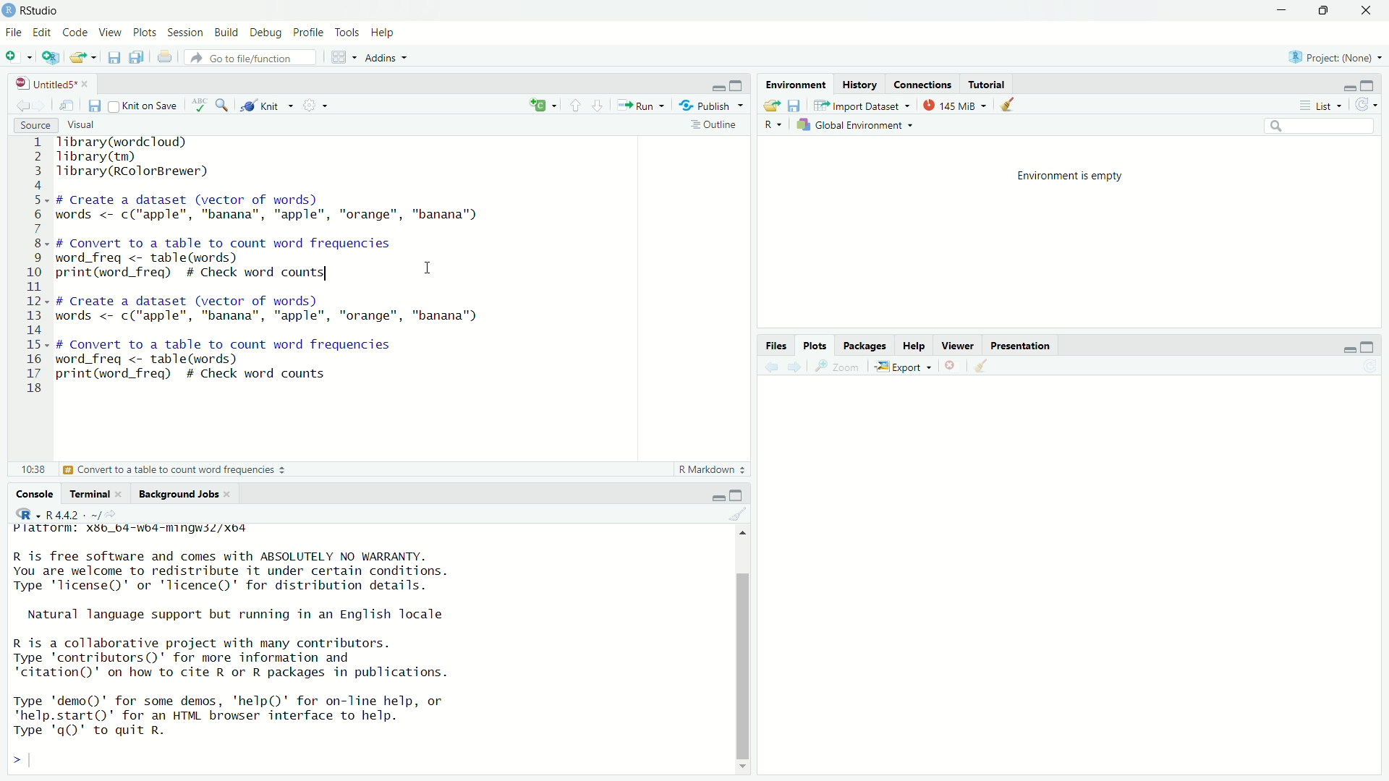  Describe the element at coordinates (43, 31) in the screenshot. I see `Edit` at that location.